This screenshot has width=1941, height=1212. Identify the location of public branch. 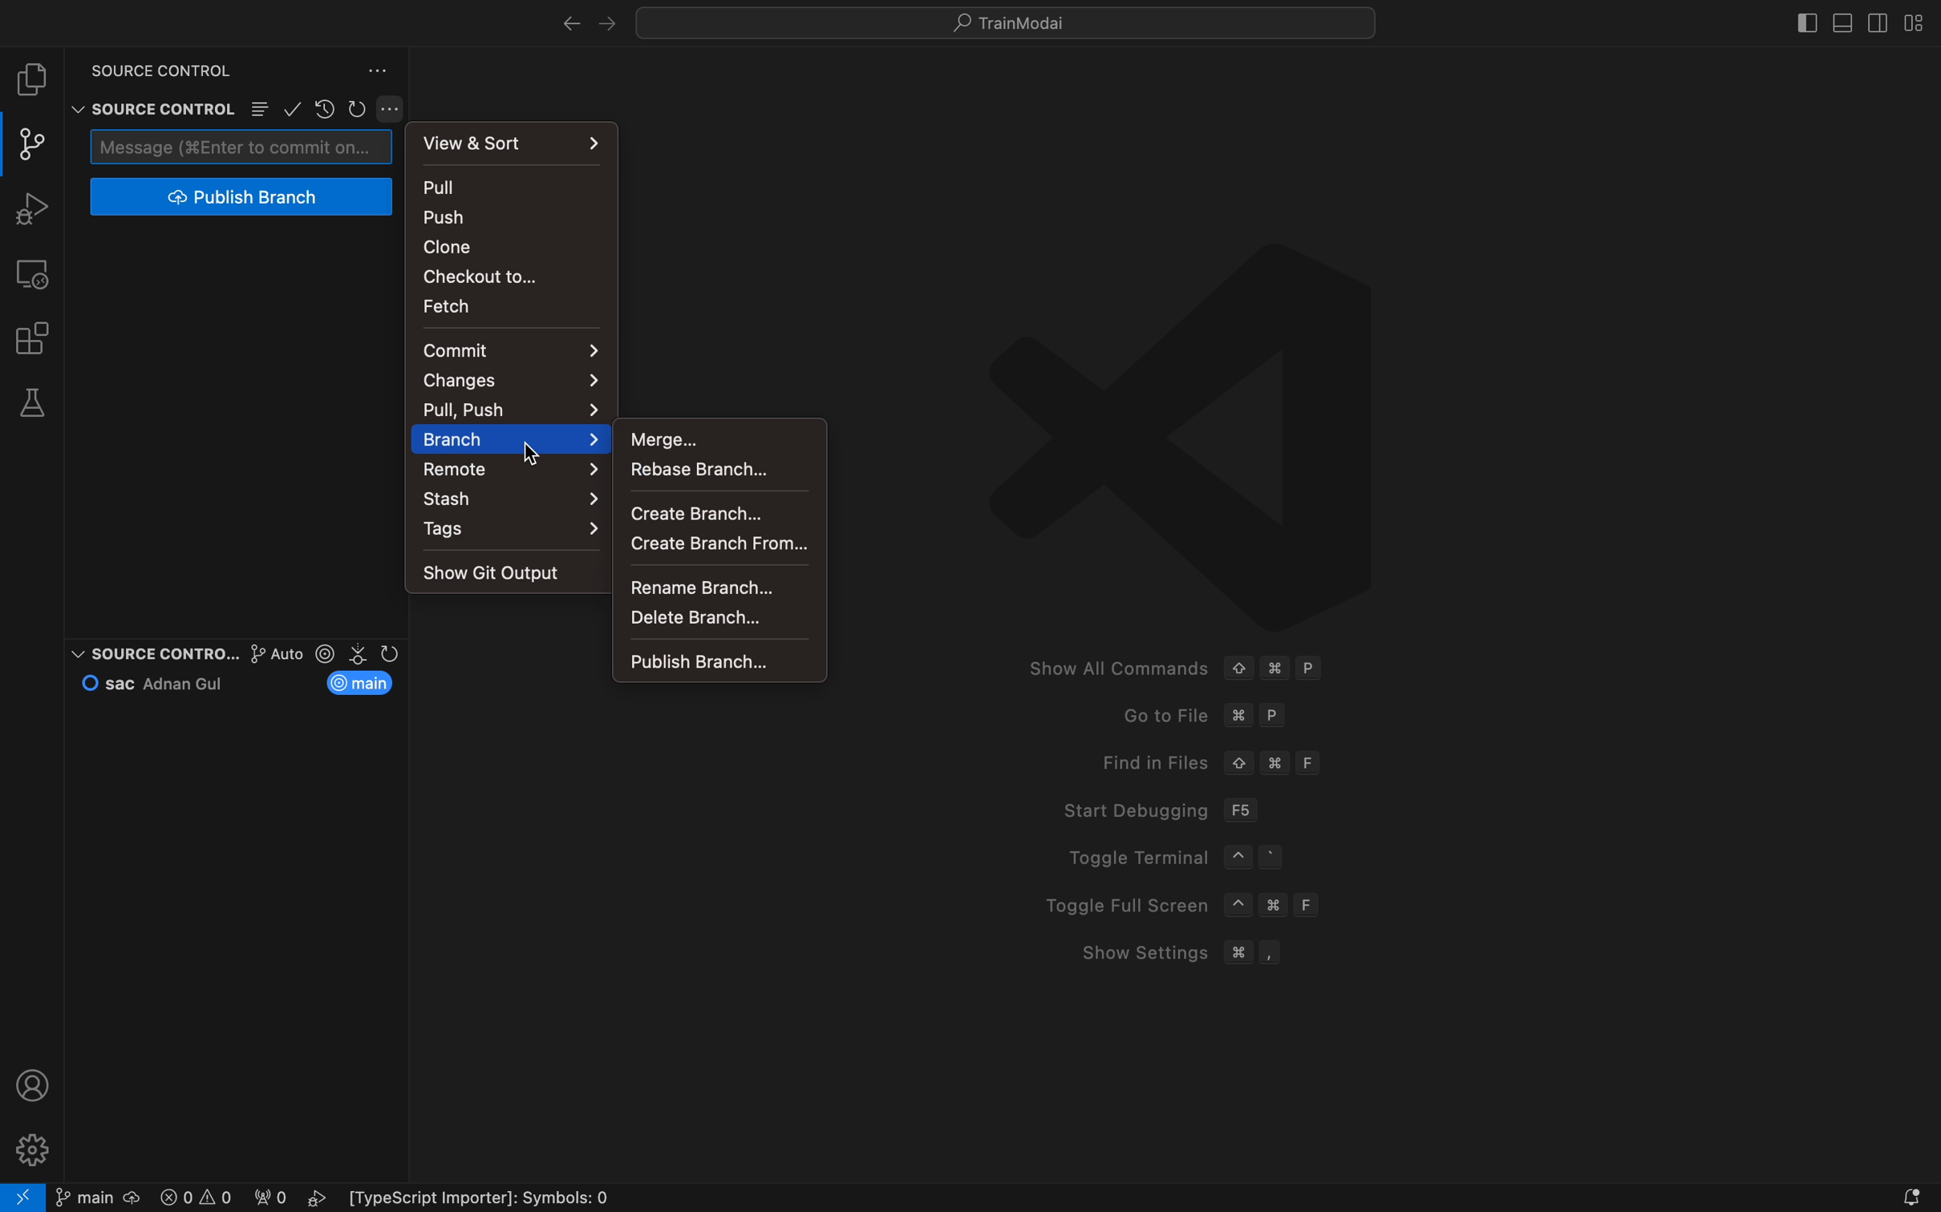
(718, 662).